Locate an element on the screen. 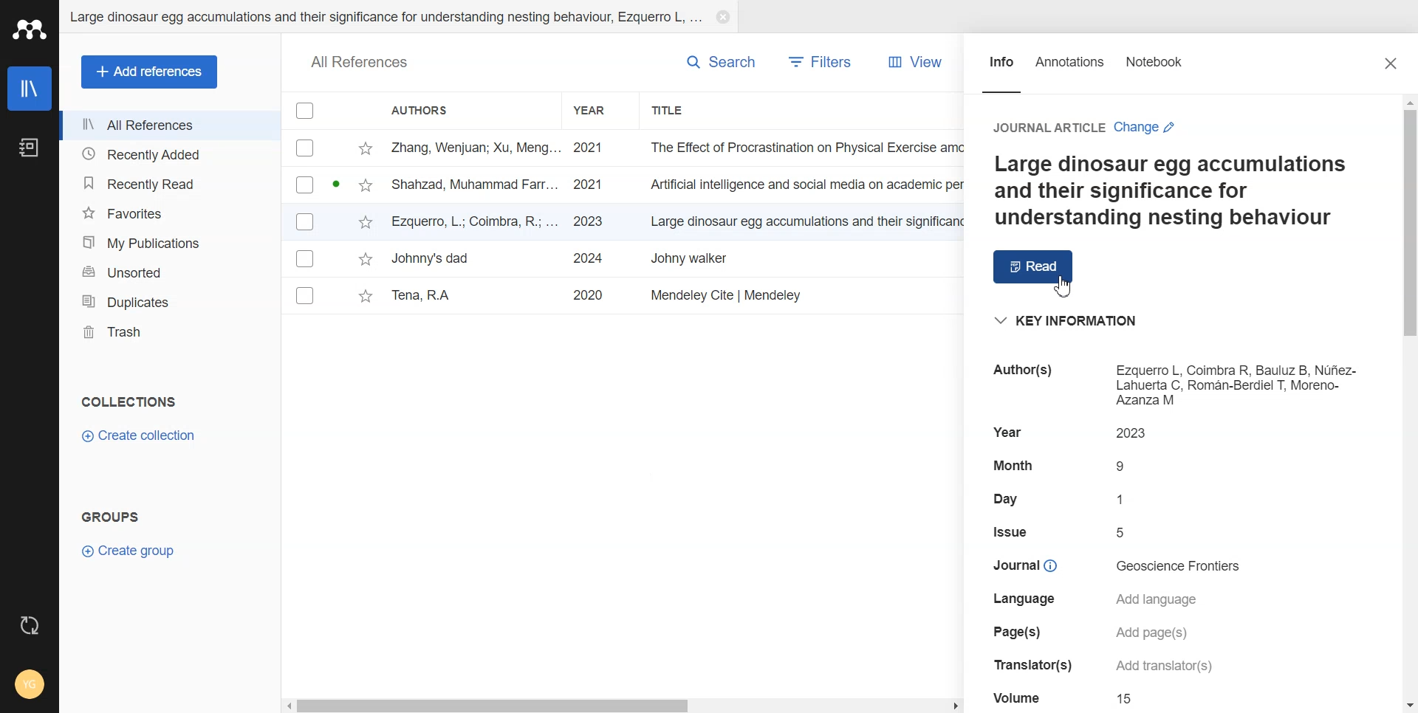 The height and width of the screenshot is (713, 1418). checkbox is located at coordinates (307, 150).